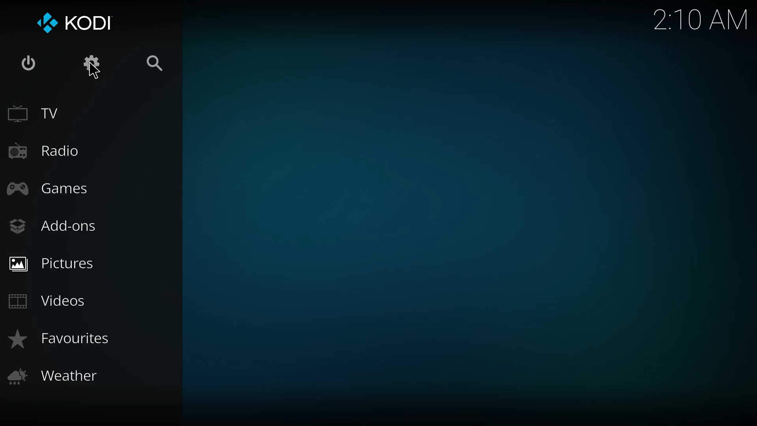 The width and height of the screenshot is (757, 426). Describe the element at coordinates (95, 73) in the screenshot. I see `cursor` at that location.